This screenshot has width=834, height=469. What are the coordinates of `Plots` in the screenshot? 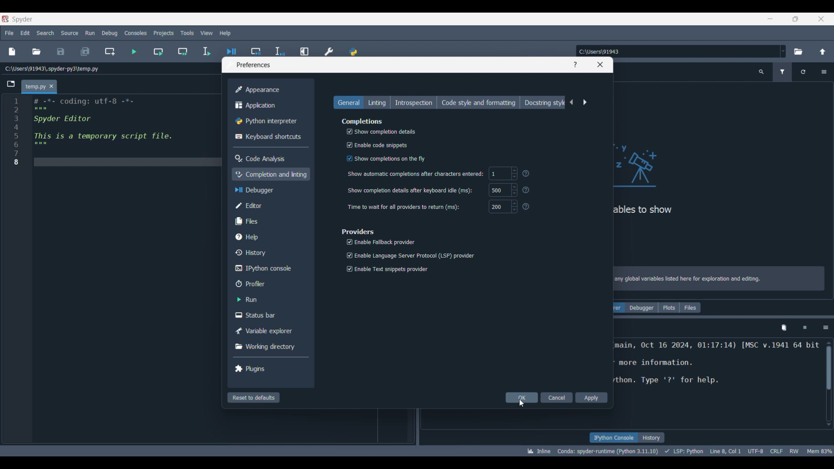 It's located at (669, 307).